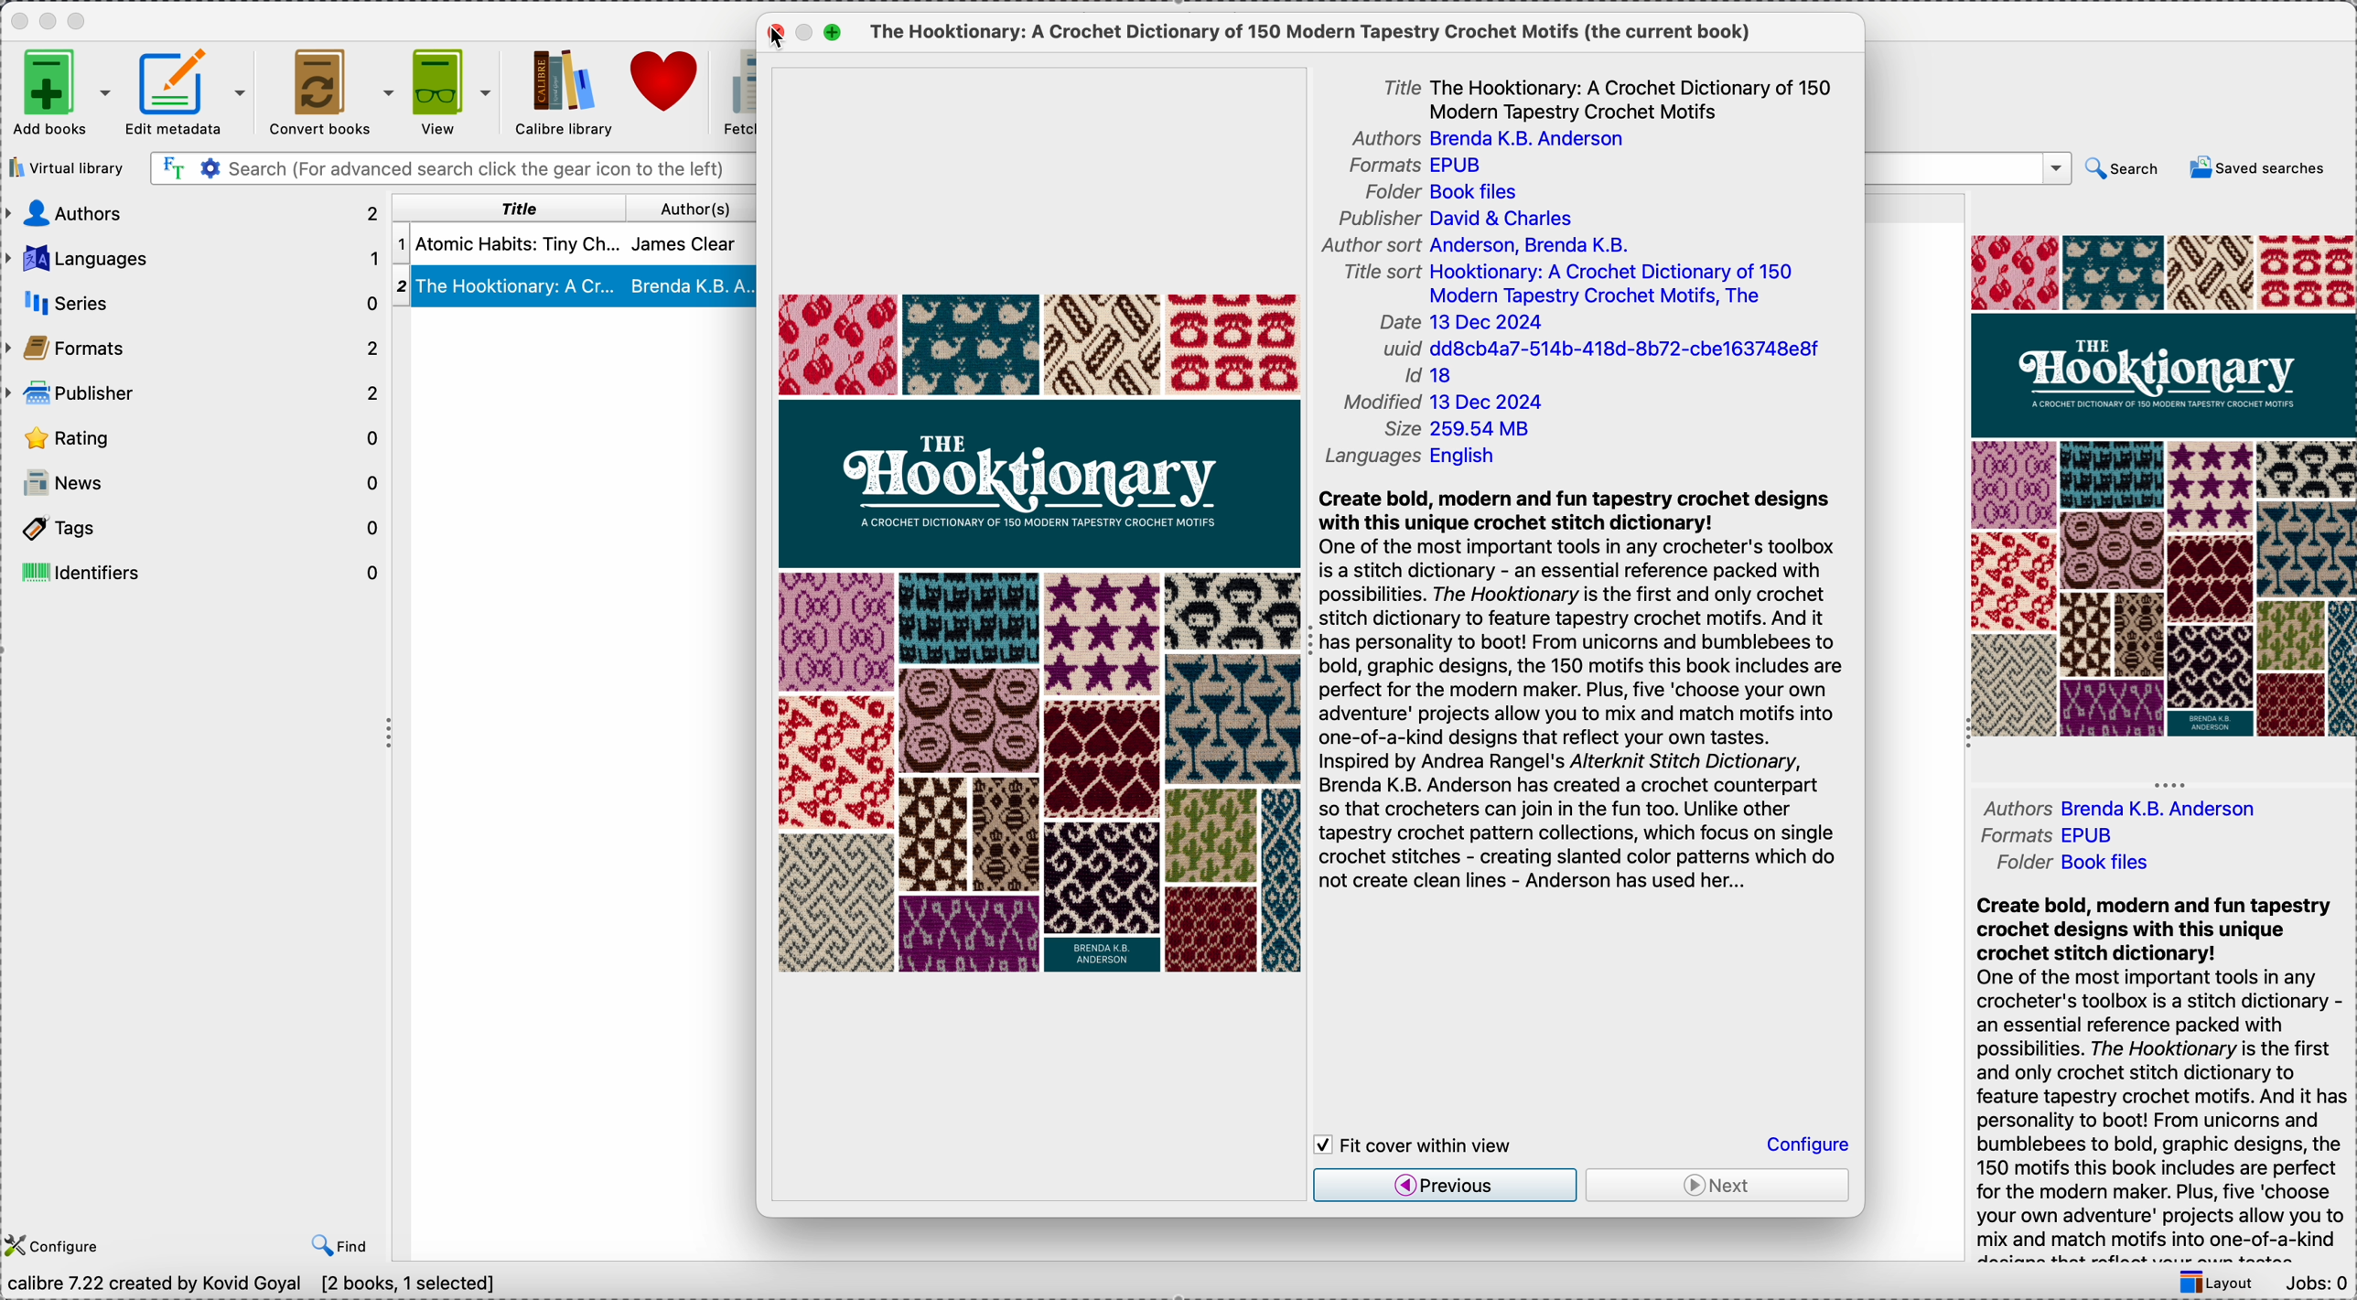 The image size is (2357, 1300). I want to click on formats, so click(190, 346).